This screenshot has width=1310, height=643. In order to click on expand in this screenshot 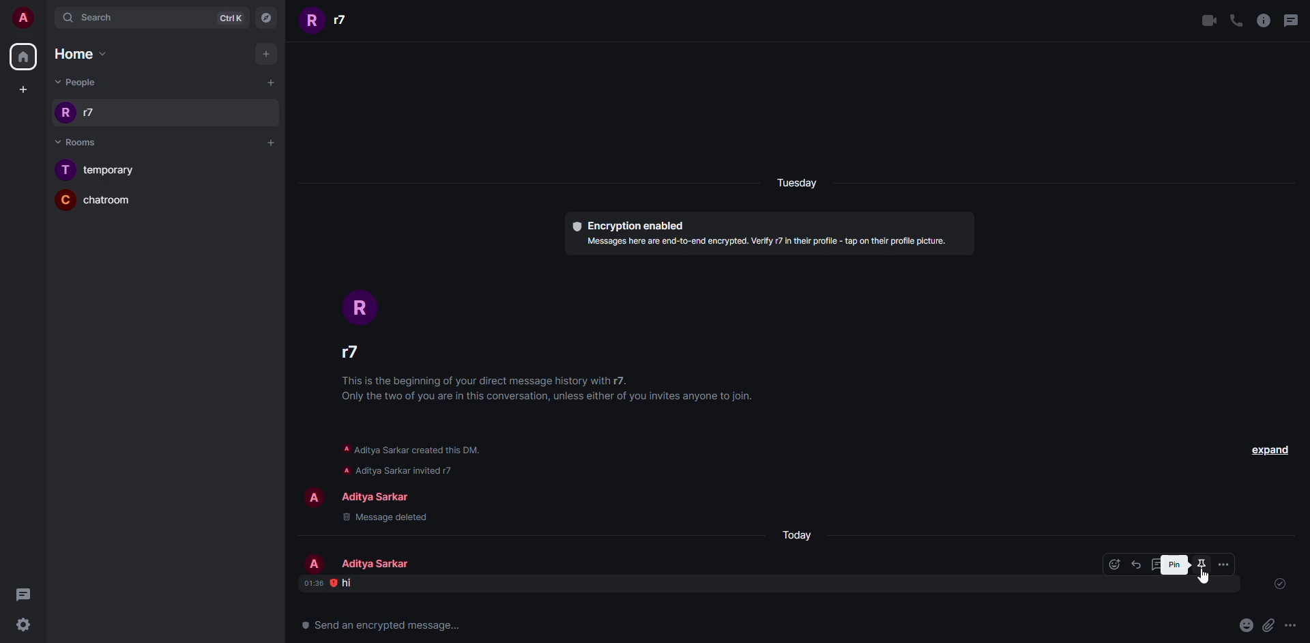, I will do `click(1273, 451)`.